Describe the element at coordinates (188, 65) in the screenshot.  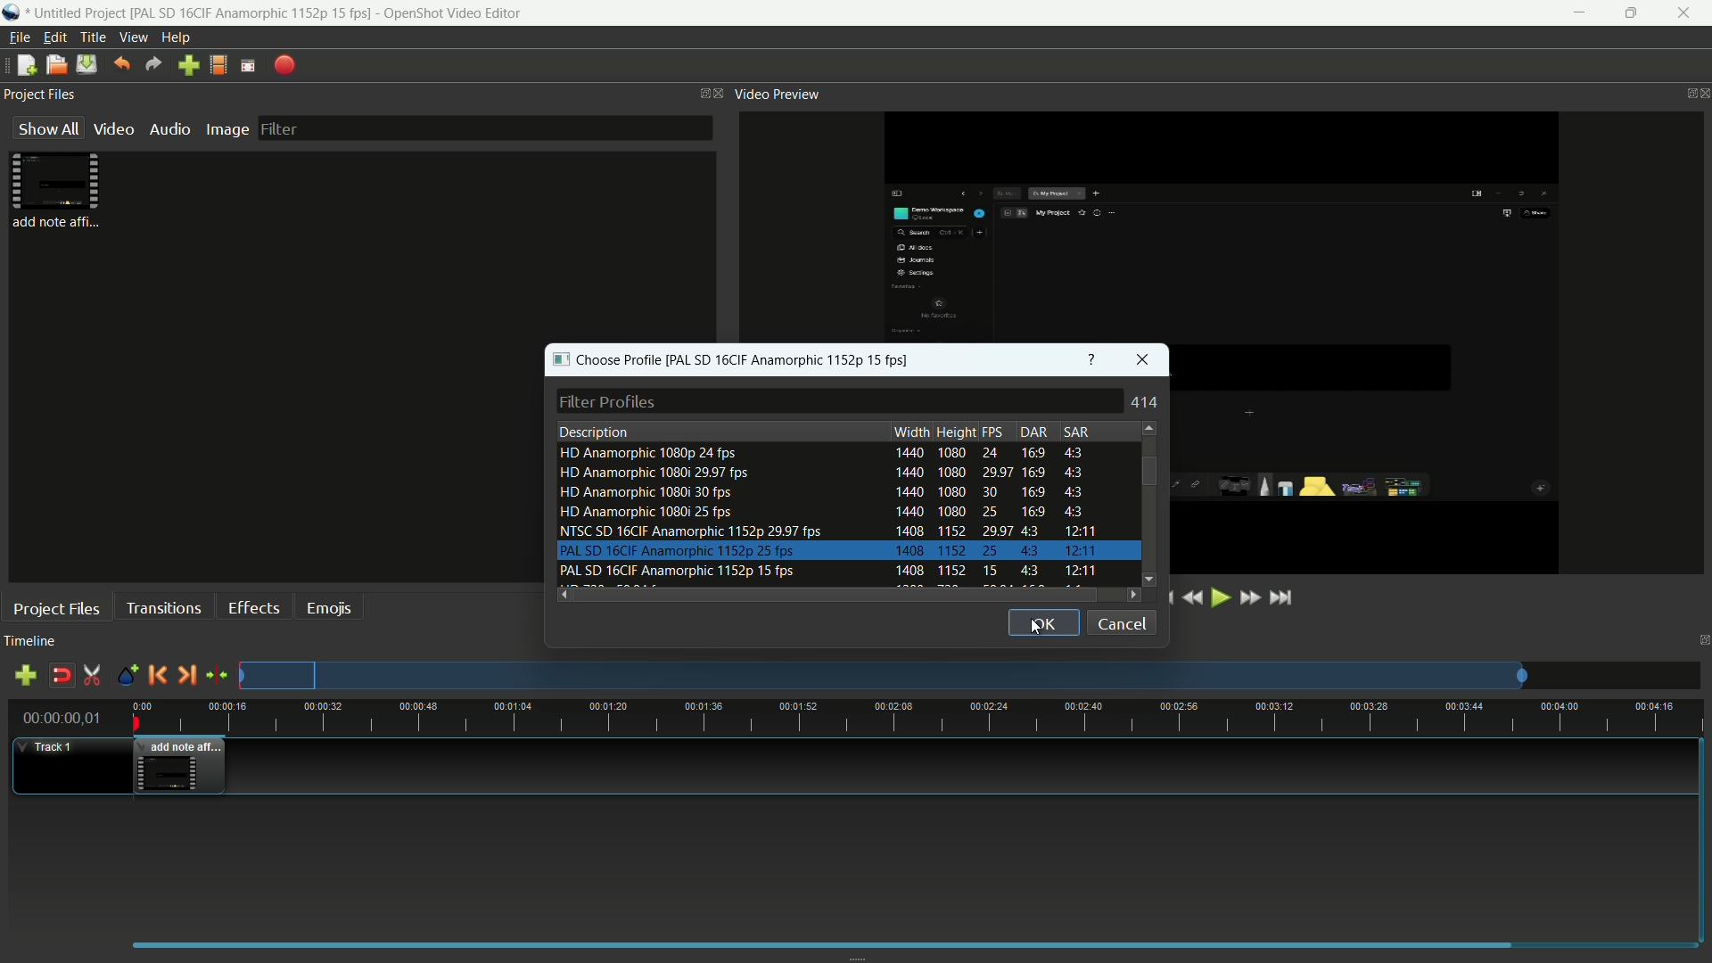
I see `import file` at that location.